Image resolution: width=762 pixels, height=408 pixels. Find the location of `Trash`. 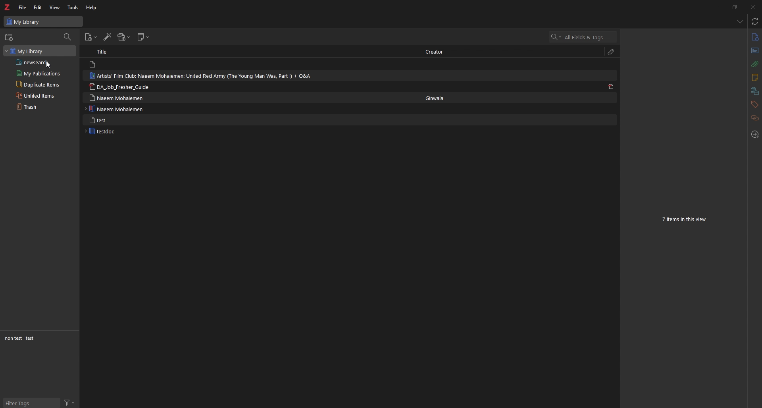

Trash is located at coordinates (26, 107).